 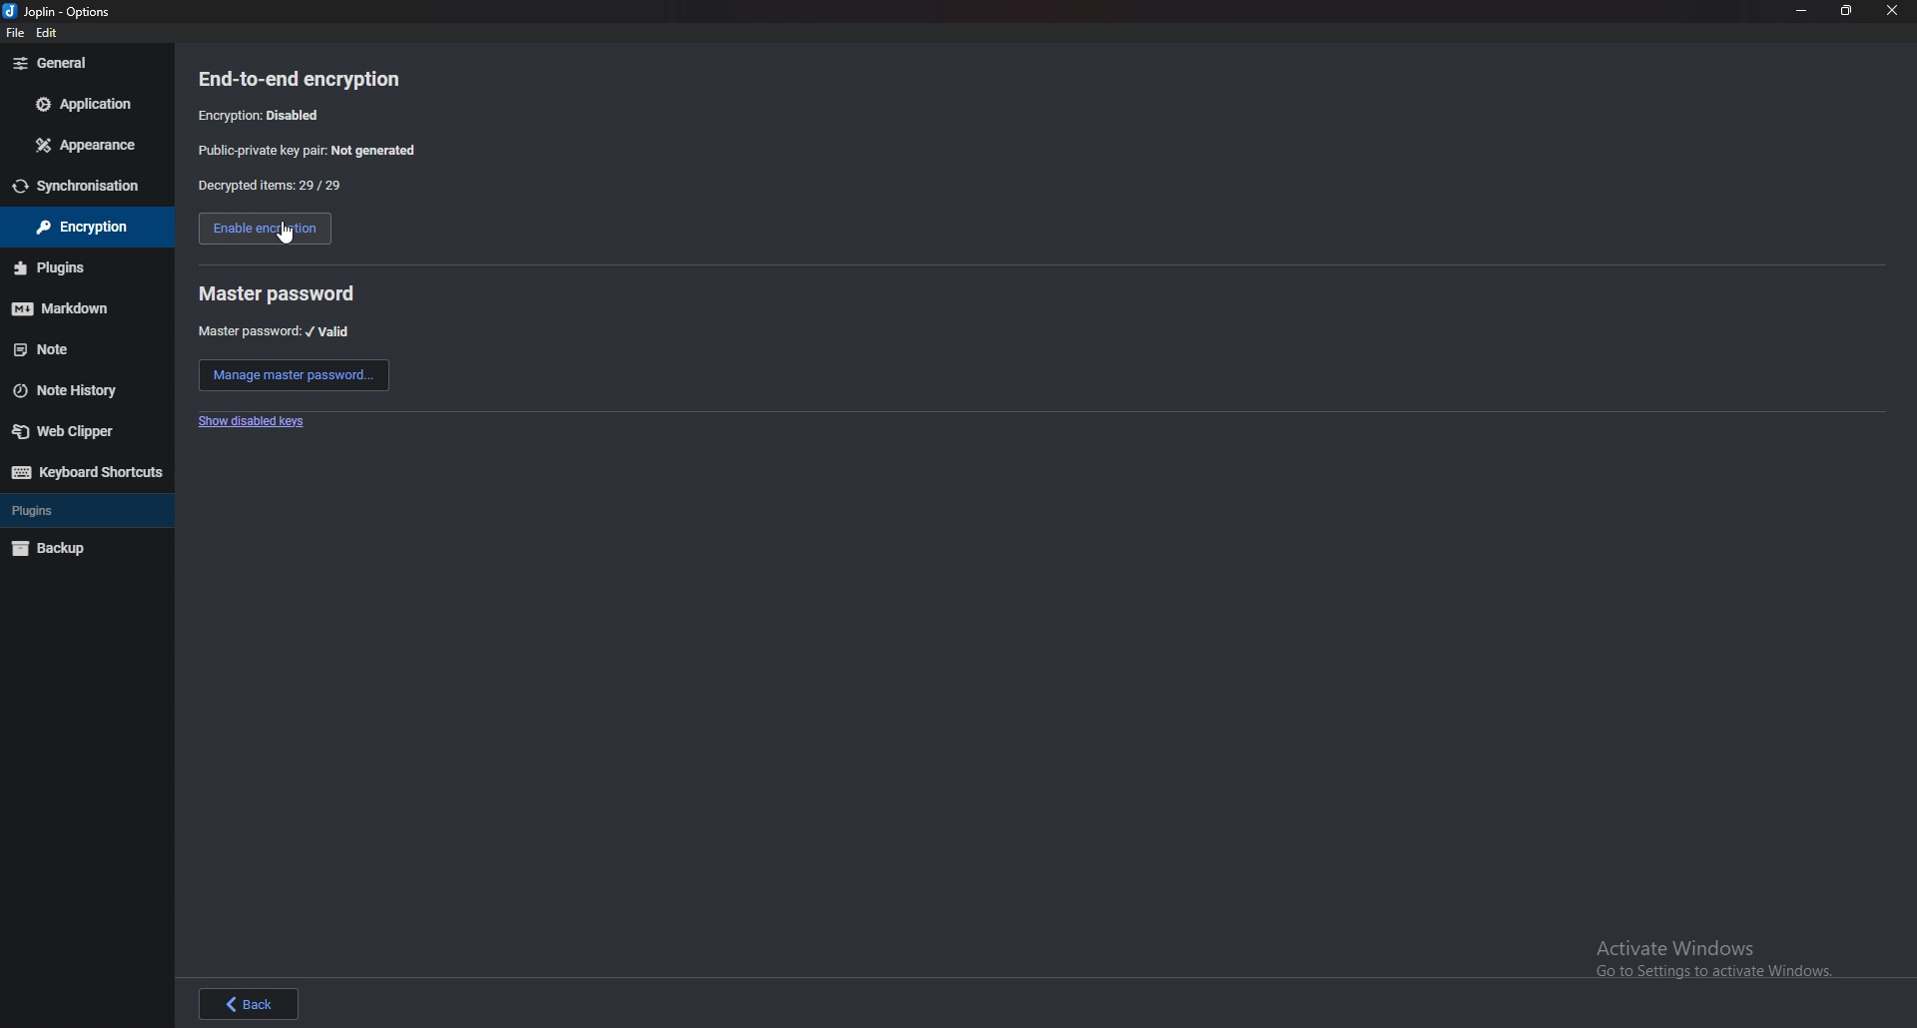 I want to click on master password, so click(x=279, y=293).